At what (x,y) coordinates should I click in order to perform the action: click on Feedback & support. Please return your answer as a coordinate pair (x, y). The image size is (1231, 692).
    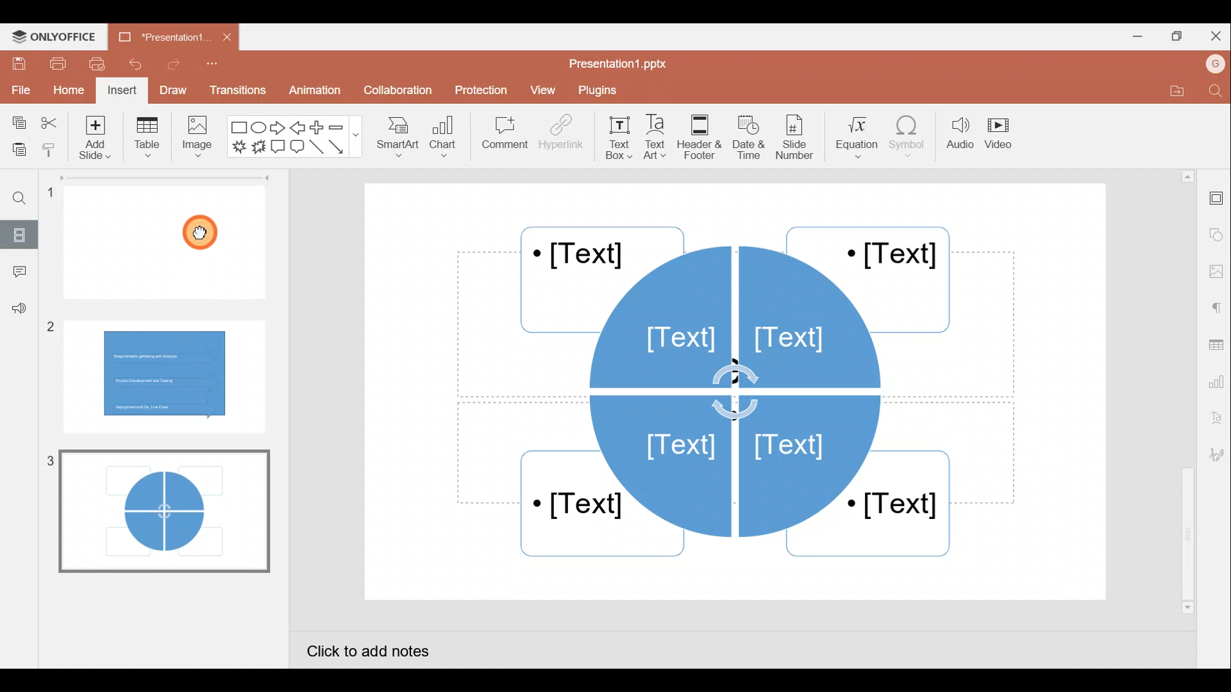
    Looking at the image, I should click on (17, 313).